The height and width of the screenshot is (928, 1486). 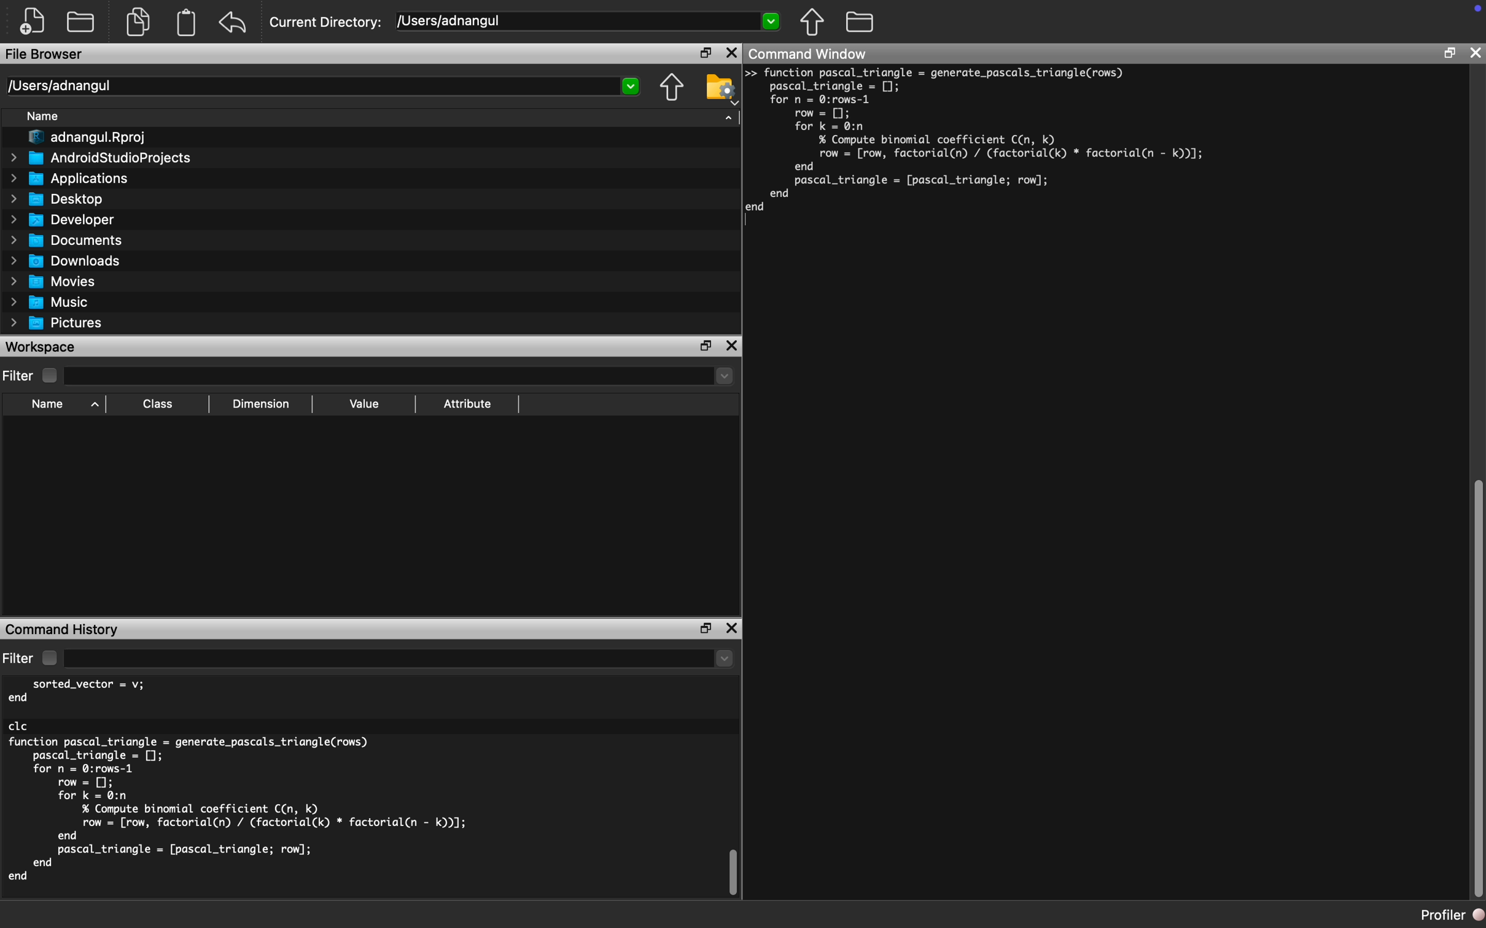 I want to click on function pascal_triangle = generate_pascals_triangle(rows)
pascal_triangle = [];
for n = @:rows-1
row = [1;
for k = 0:n
% Compute binomial coefficient C(n, k)
row = [row, factorial(n) / (factorial(k) * factorial(n - k))];
end
pascal_triangle = [pascal_triangle; row];
end, so click(x=984, y=141).